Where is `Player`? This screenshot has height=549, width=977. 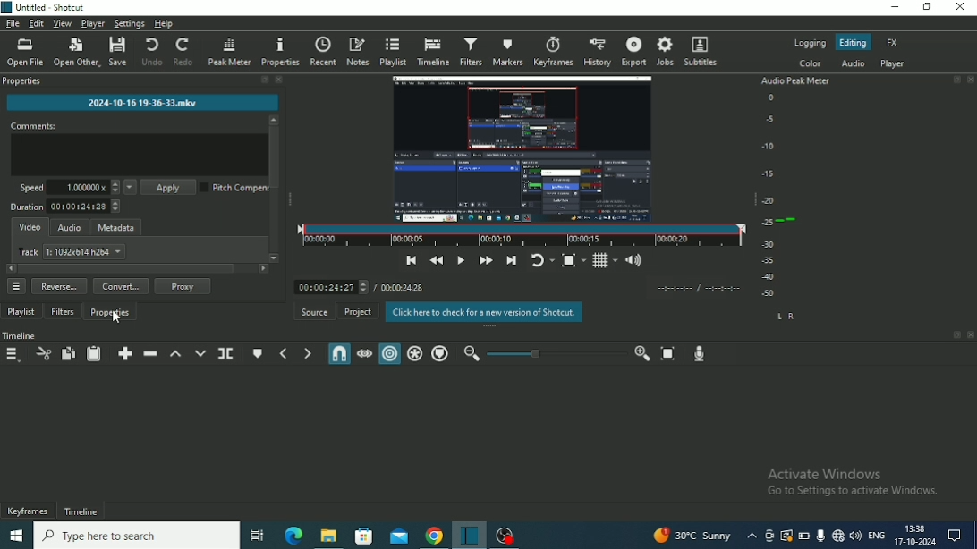 Player is located at coordinates (892, 63).